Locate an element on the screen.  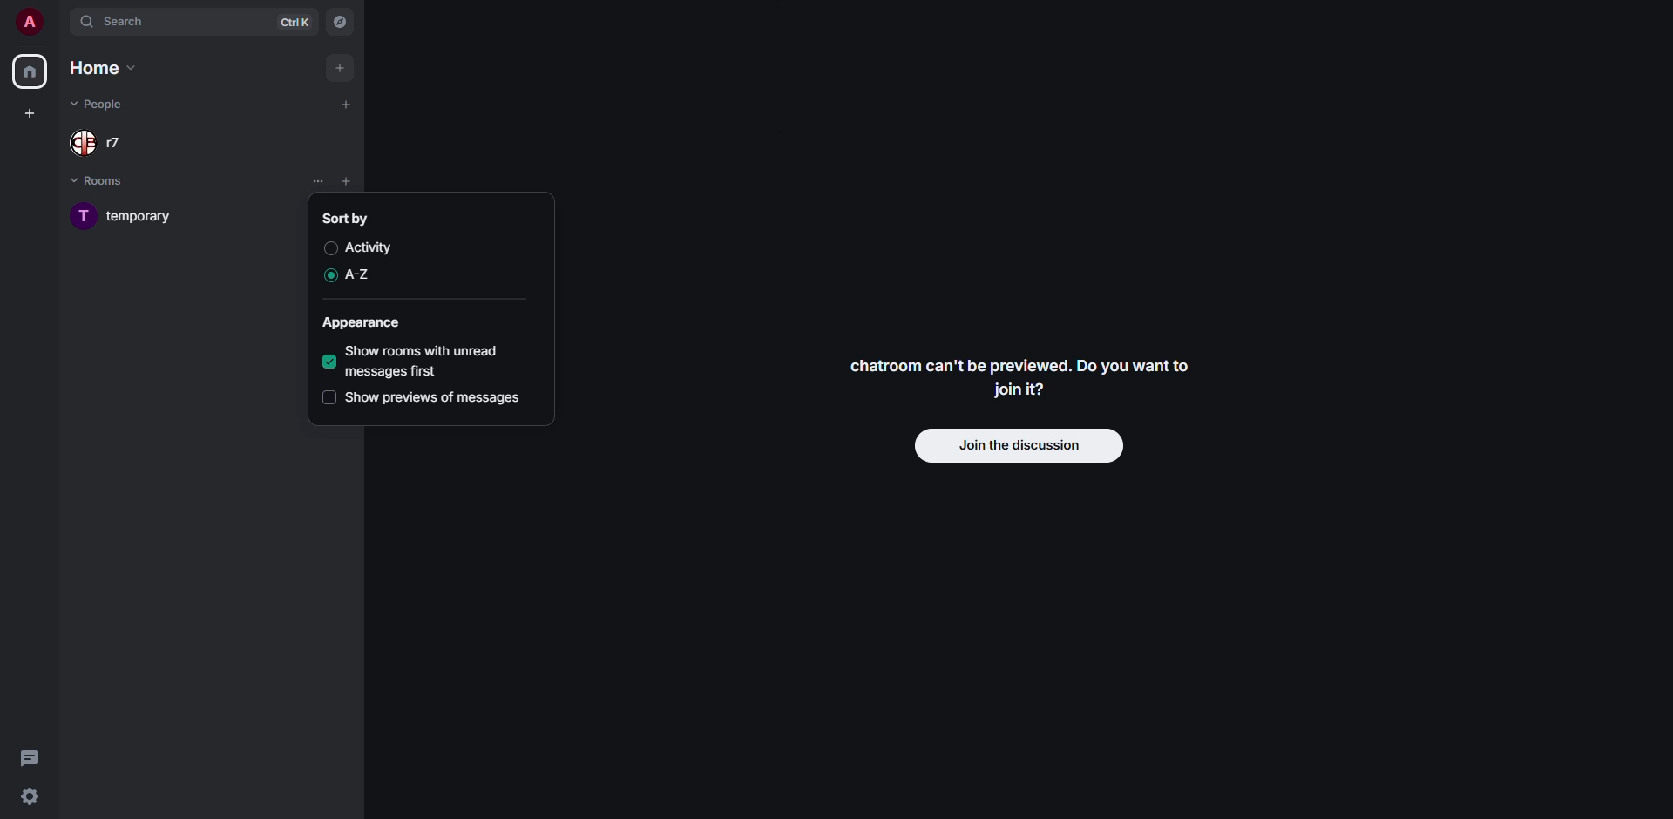
show previews of messages is located at coordinates (437, 398).